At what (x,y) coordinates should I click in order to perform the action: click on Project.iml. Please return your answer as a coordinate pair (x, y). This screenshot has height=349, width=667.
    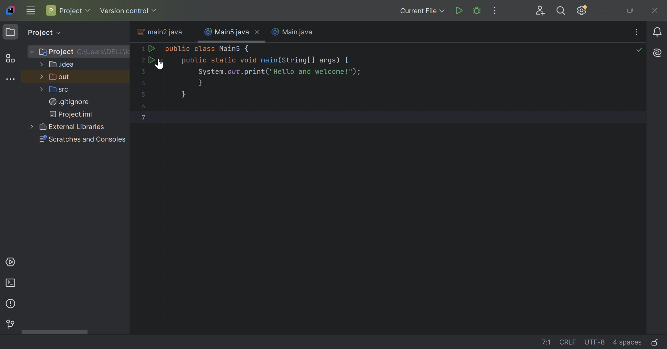
    Looking at the image, I should click on (73, 114).